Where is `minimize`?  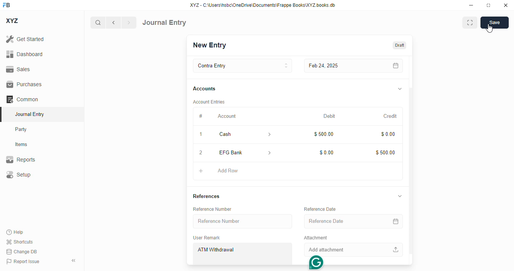 minimize is located at coordinates (471, 5).